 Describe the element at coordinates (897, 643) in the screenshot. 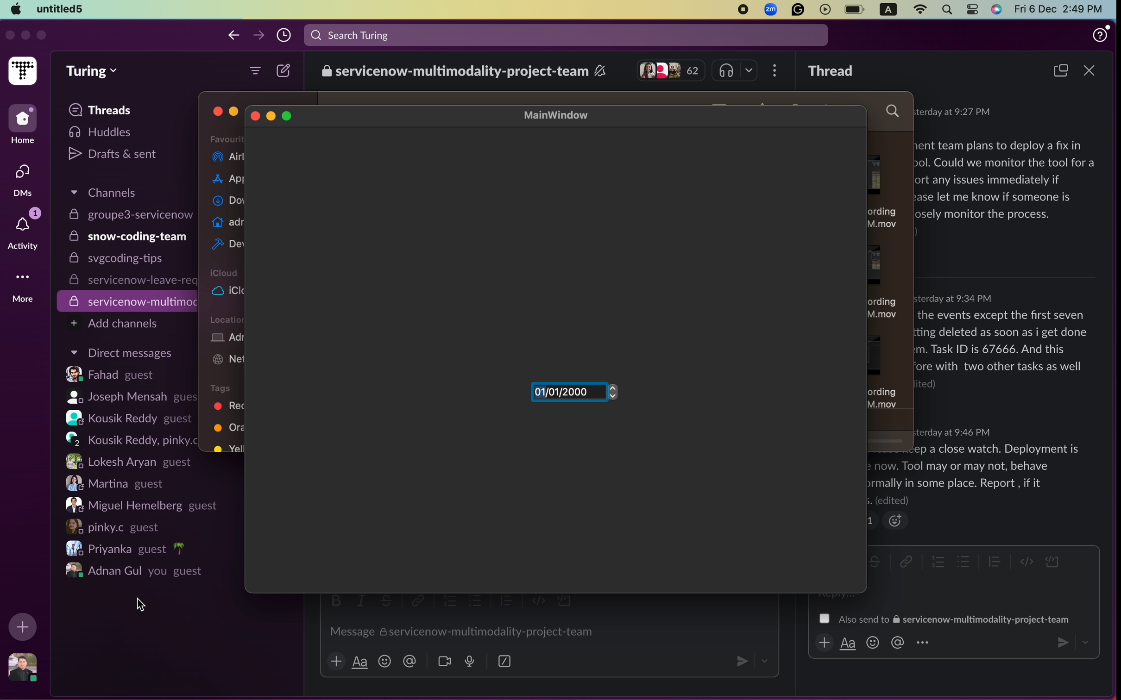

I see `@` at that location.